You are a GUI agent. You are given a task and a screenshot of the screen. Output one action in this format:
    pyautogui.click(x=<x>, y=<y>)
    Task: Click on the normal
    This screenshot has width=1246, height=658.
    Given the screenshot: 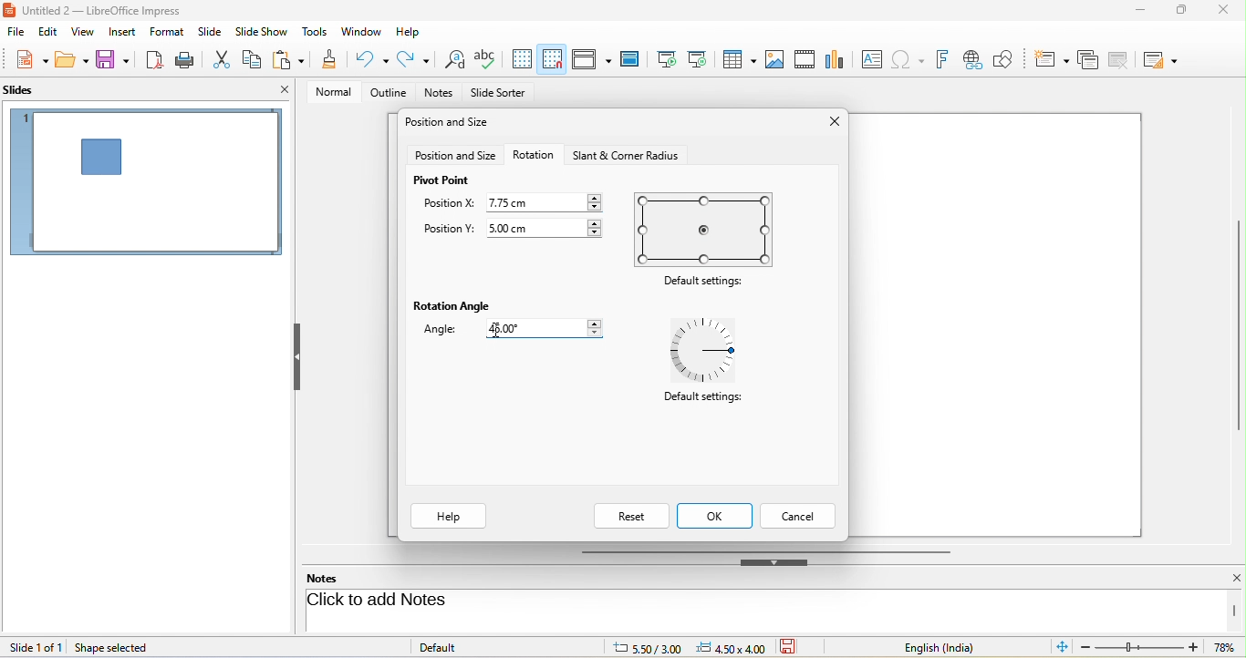 What is the action you would take?
    pyautogui.click(x=327, y=91)
    